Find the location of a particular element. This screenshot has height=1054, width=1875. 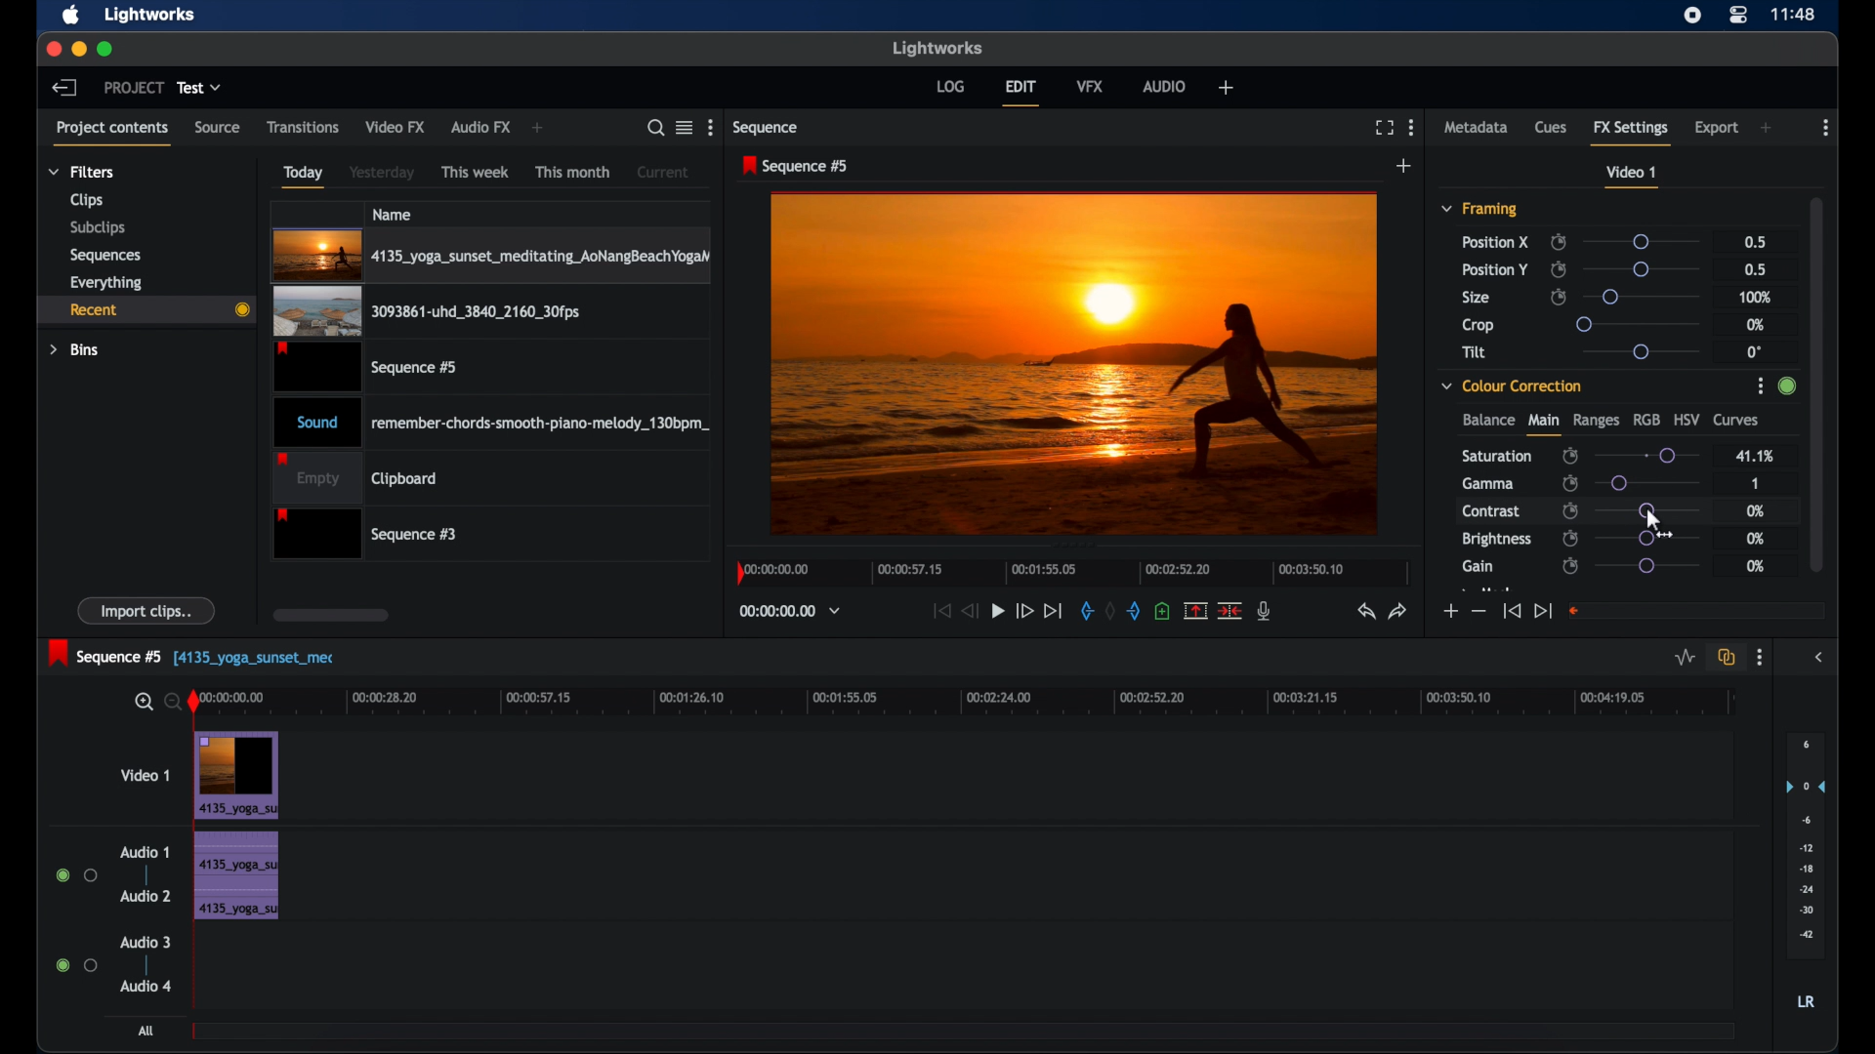

video clip highlighted is located at coordinates (491, 256).